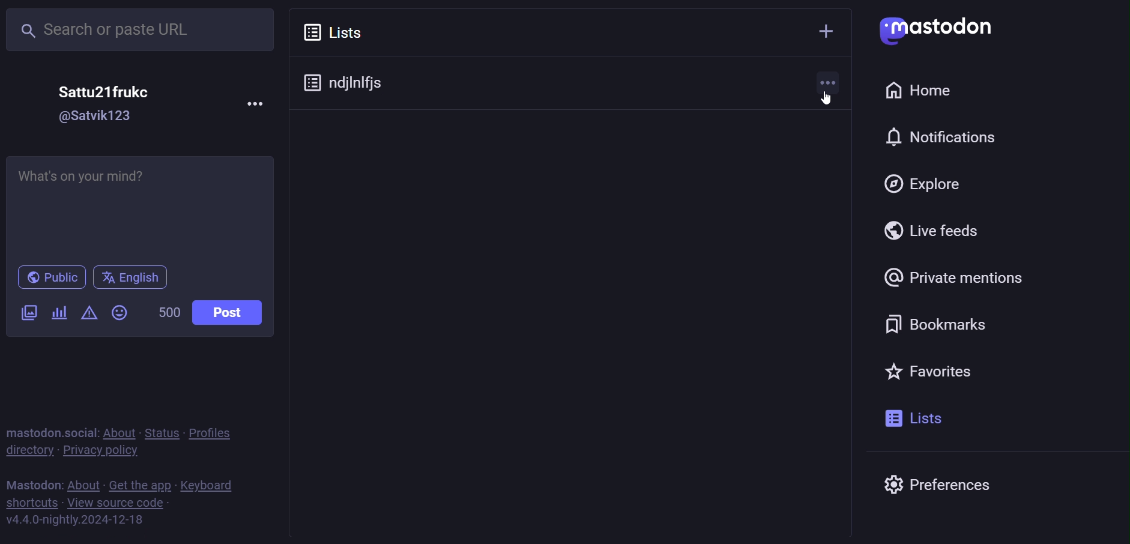 The image size is (1130, 544). I want to click on preferences, so click(937, 481).